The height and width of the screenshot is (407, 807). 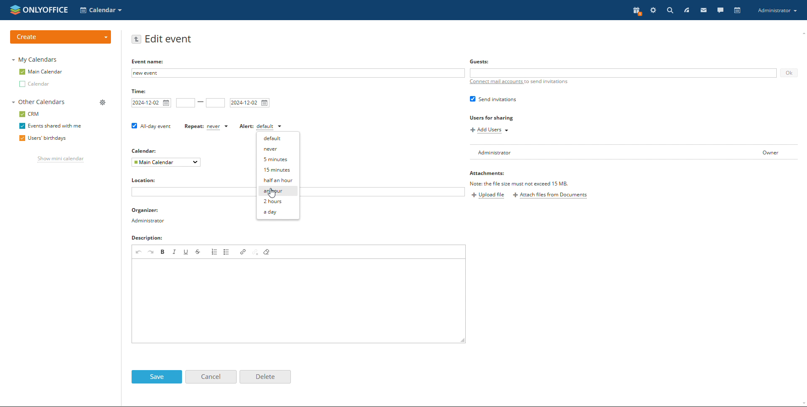 What do you see at coordinates (186, 252) in the screenshot?
I see `underline` at bounding box center [186, 252].